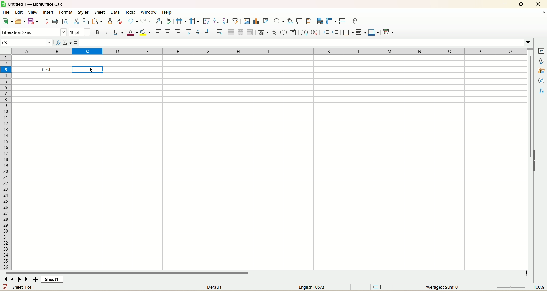 The height and width of the screenshot is (291, 547). What do you see at coordinates (6, 12) in the screenshot?
I see `file` at bounding box center [6, 12].